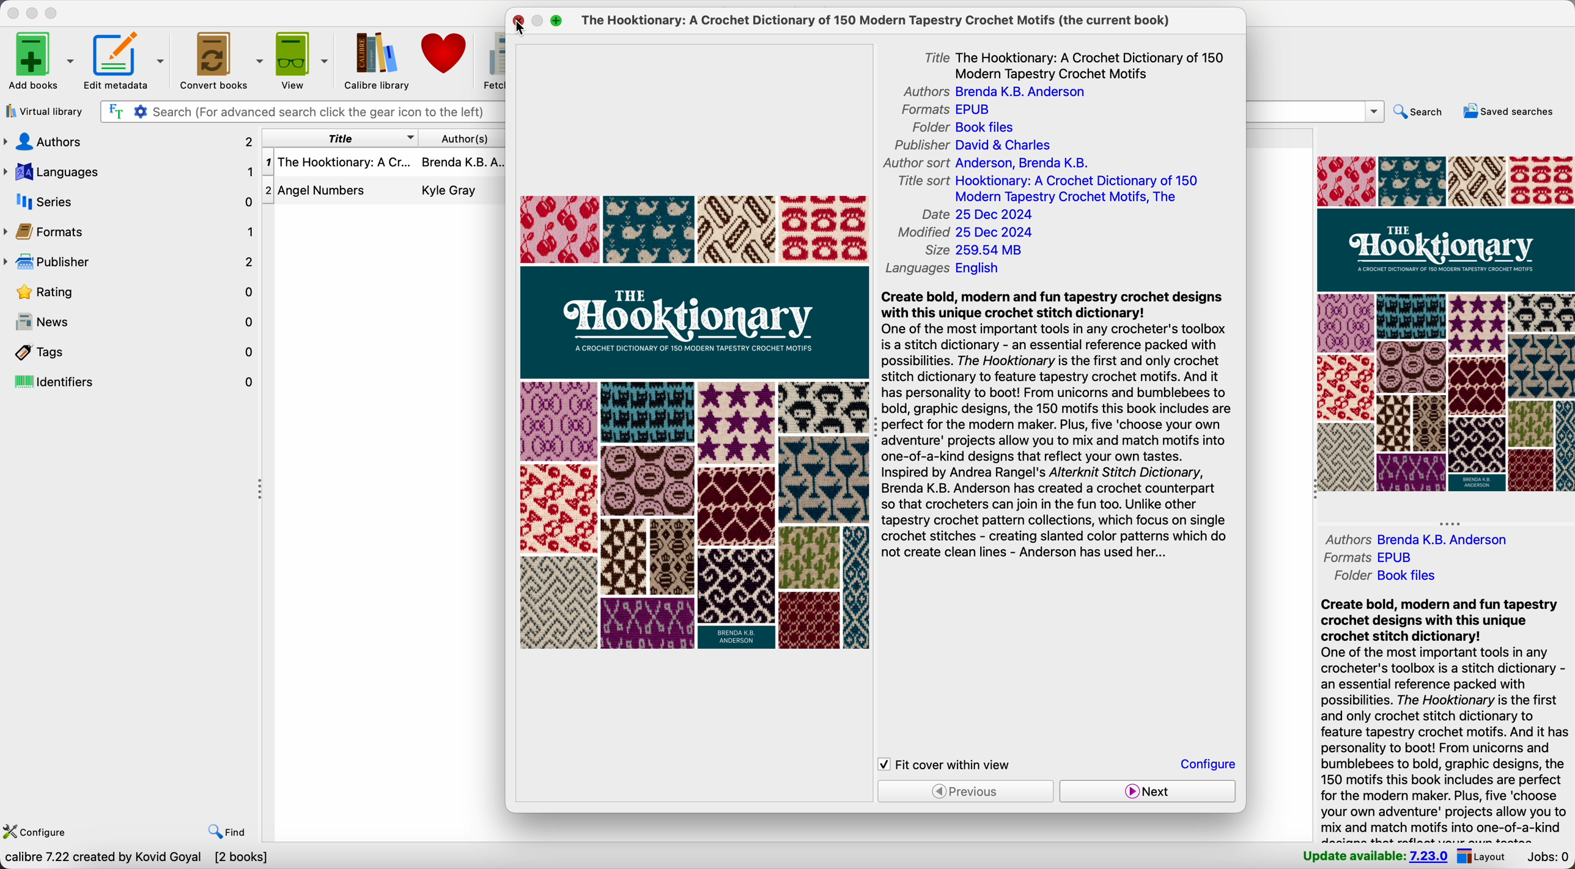 This screenshot has height=869, width=1575. I want to click on fit cover within view, so click(945, 764).